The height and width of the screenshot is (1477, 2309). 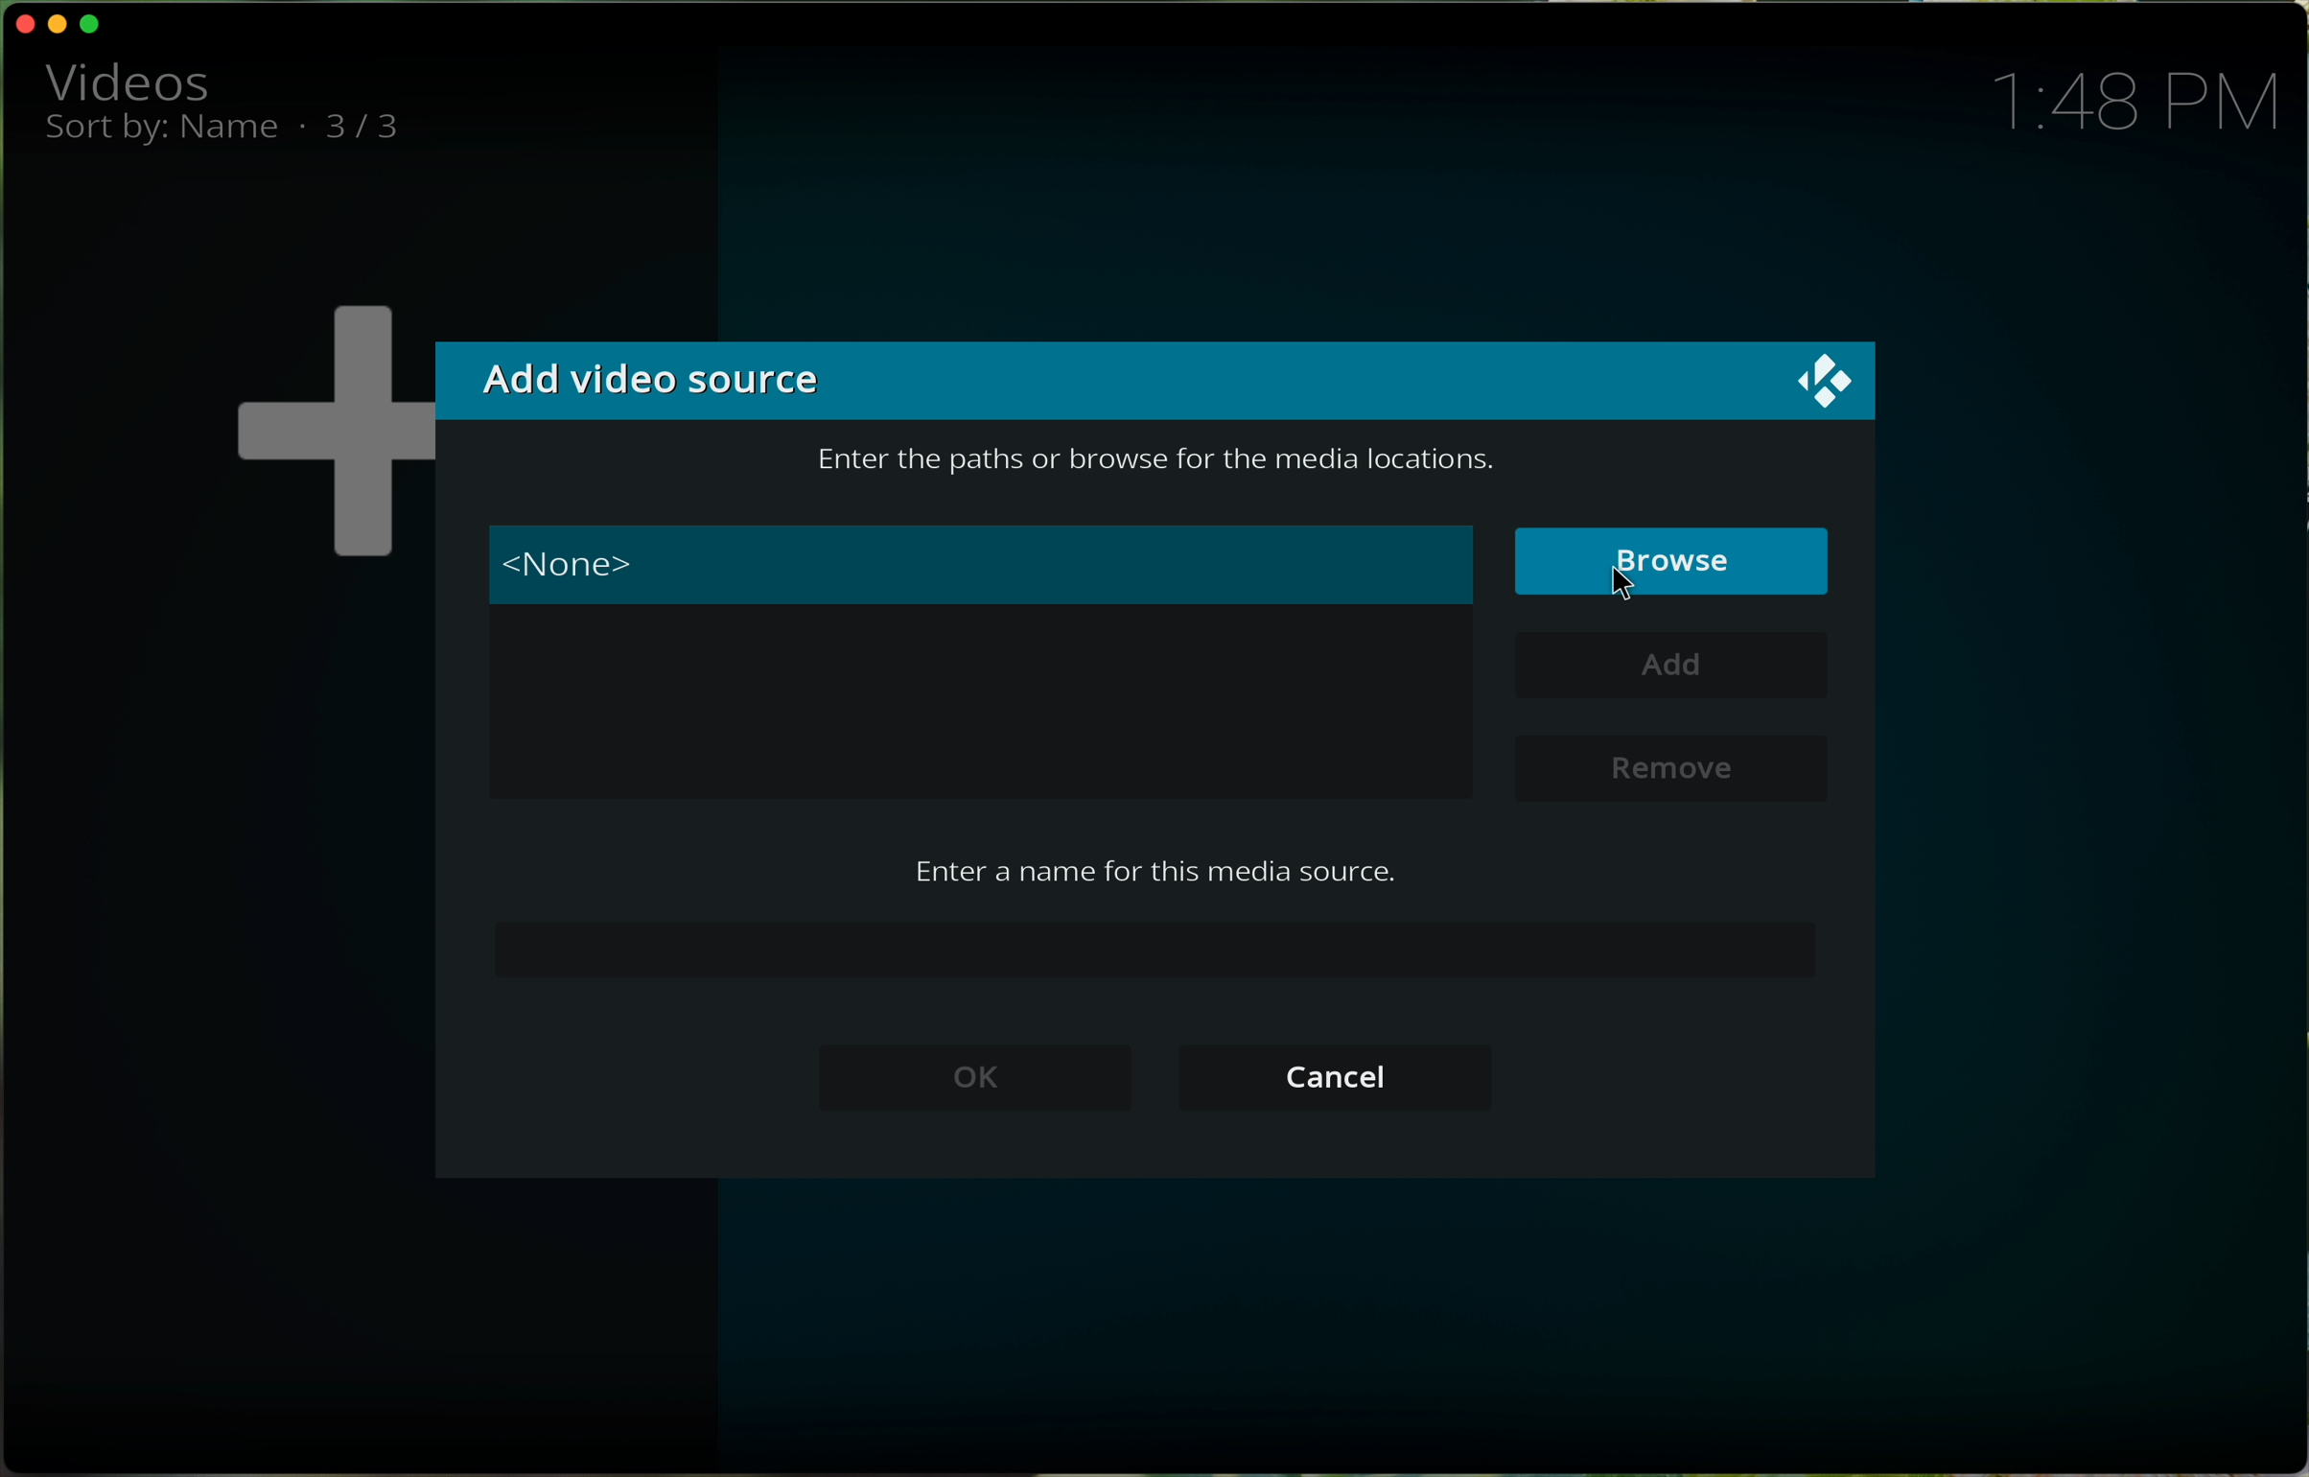 I want to click on 3/3, so click(x=379, y=129).